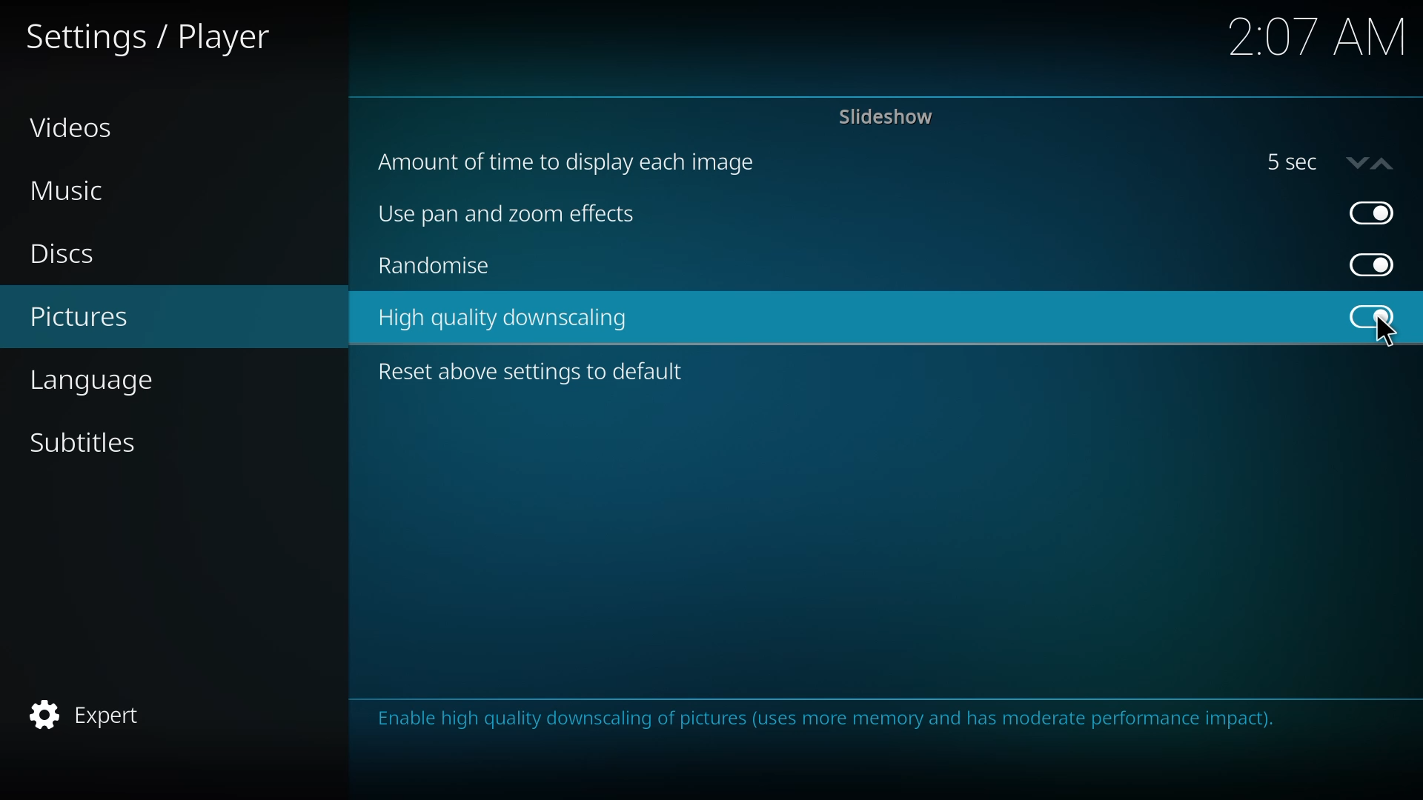 The height and width of the screenshot is (800, 1423). I want to click on 5 sec, so click(1328, 162).